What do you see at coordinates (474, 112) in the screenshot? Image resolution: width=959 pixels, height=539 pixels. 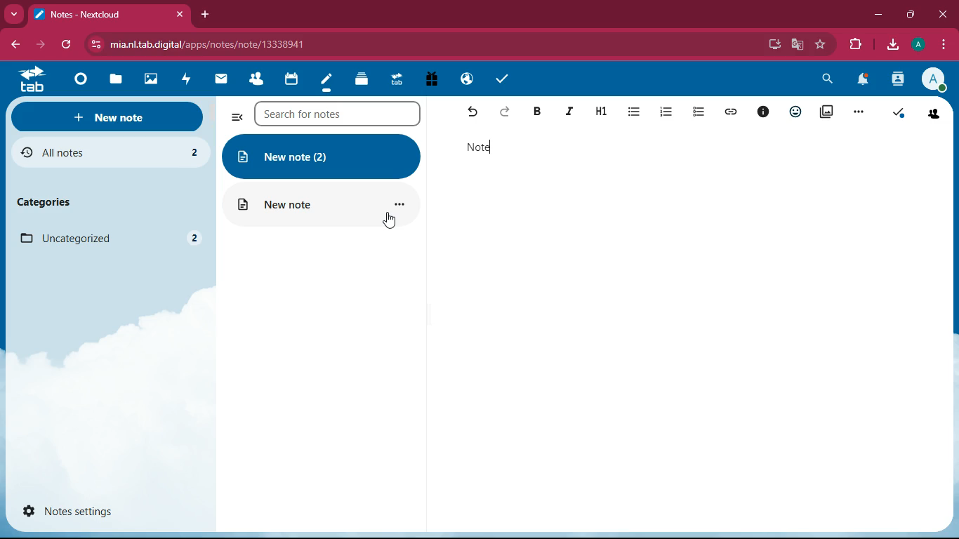 I see `back` at bounding box center [474, 112].